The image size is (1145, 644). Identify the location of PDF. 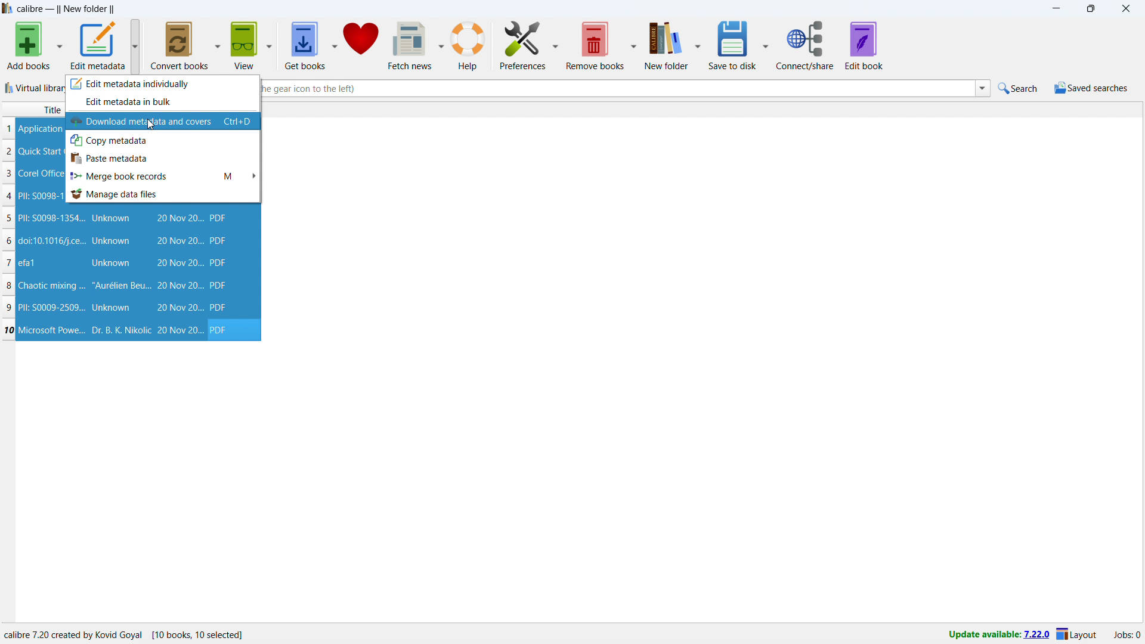
(219, 241).